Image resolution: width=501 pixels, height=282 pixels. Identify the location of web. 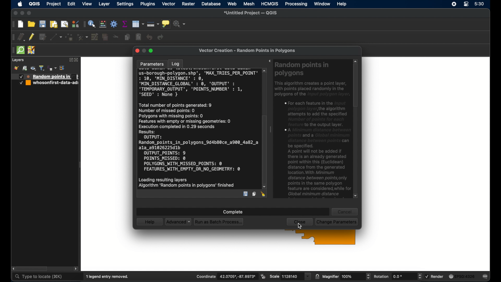
(232, 4).